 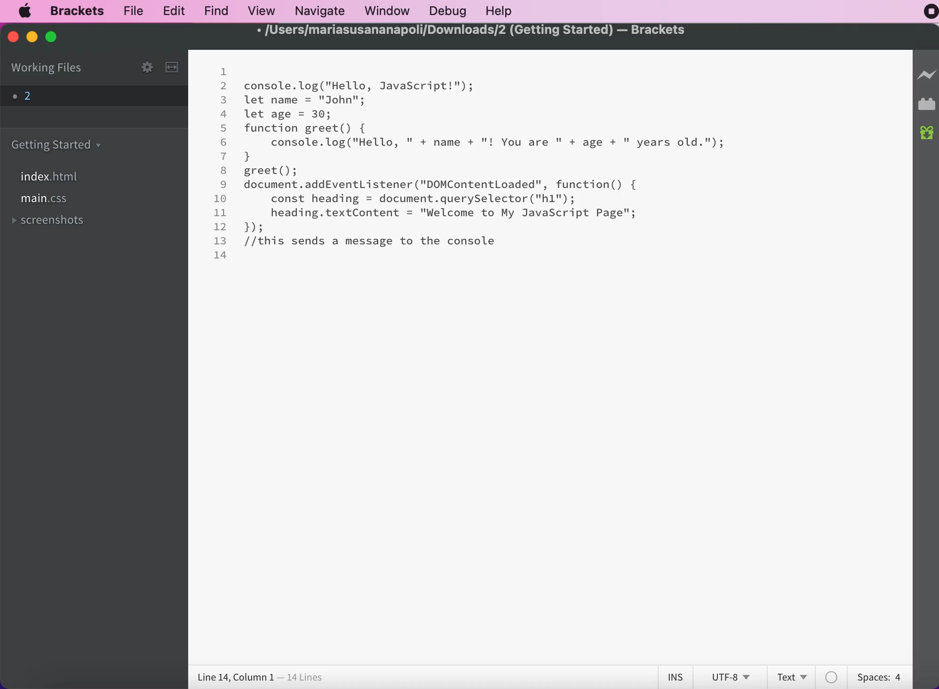 What do you see at coordinates (878, 677) in the screenshot?
I see `spaces: 4` at bounding box center [878, 677].